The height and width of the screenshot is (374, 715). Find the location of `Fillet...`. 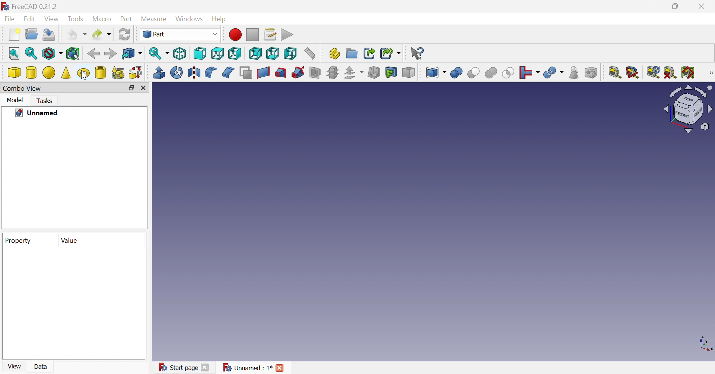

Fillet... is located at coordinates (210, 73).